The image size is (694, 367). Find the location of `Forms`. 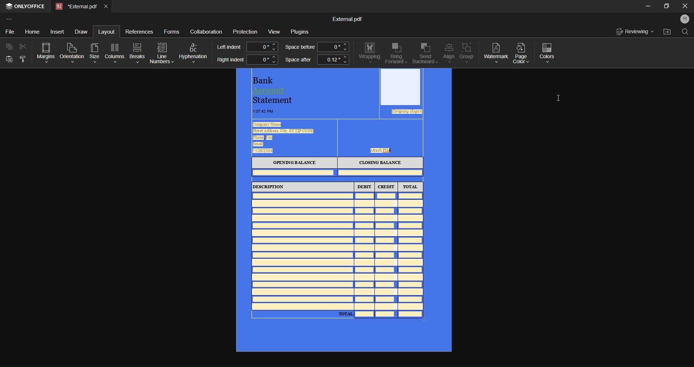

Forms is located at coordinates (171, 31).